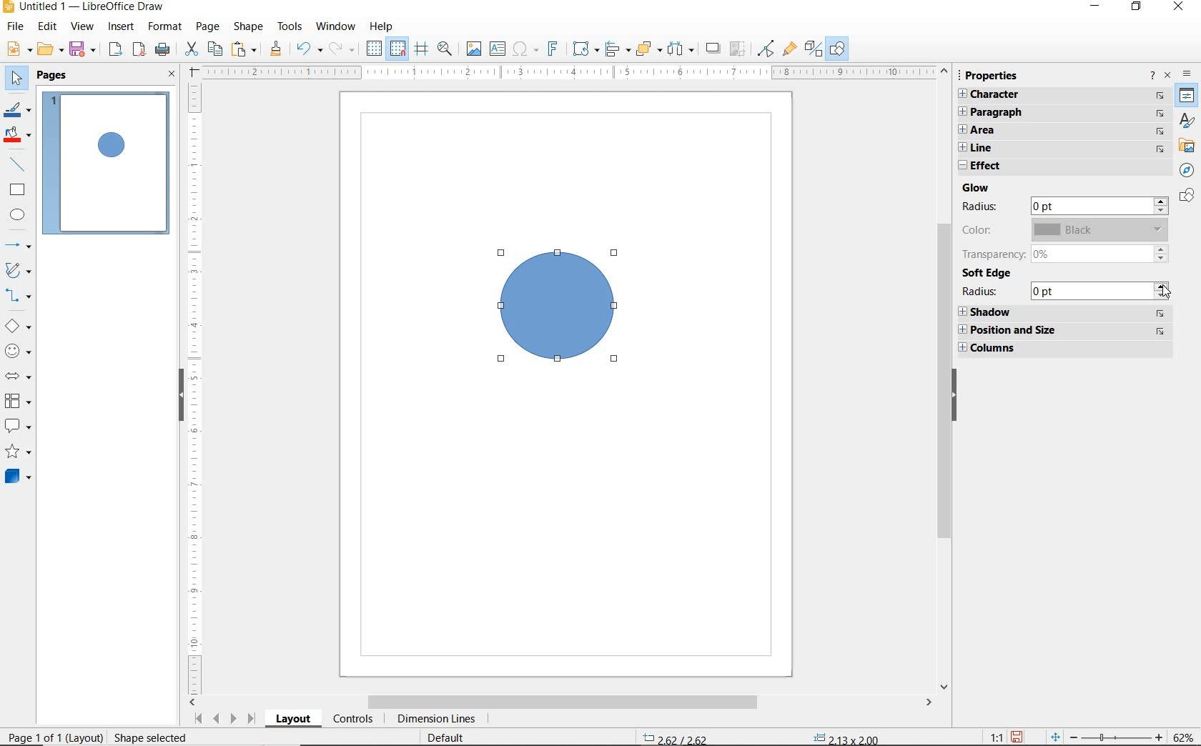 The width and height of the screenshot is (1201, 746). Describe the element at coordinates (1162, 207) in the screenshot. I see `increase/decrease arrows` at that location.